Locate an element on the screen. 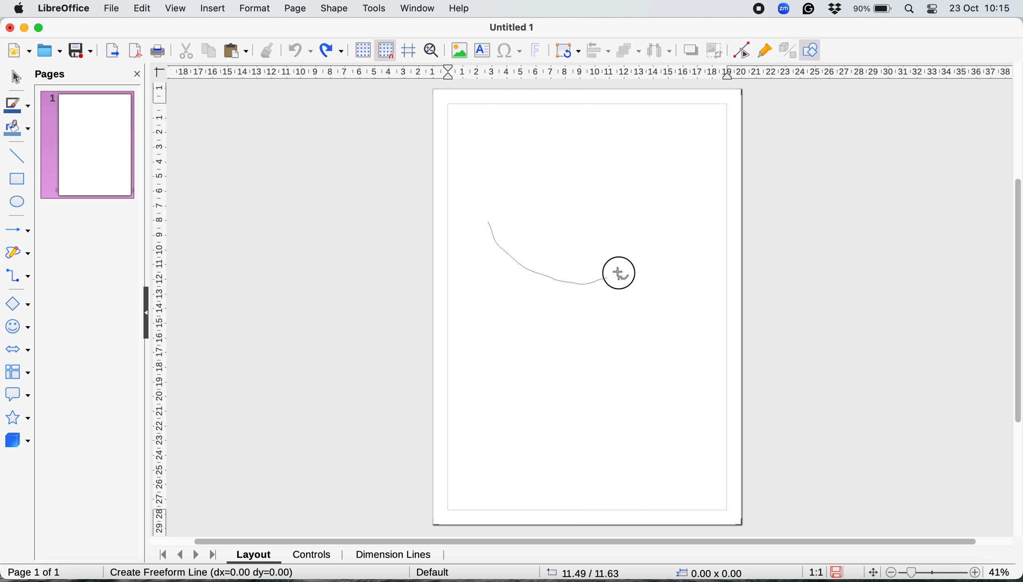  crop image is located at coordinates (716, 51).